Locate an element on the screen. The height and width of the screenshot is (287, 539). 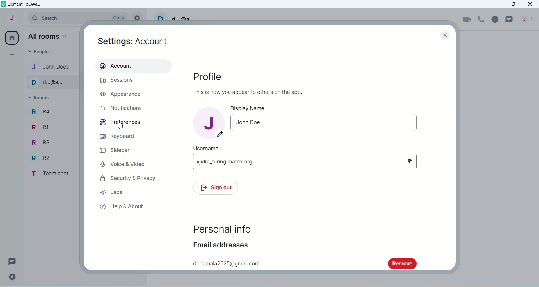
Preferences is located at coordinates (120, 124).